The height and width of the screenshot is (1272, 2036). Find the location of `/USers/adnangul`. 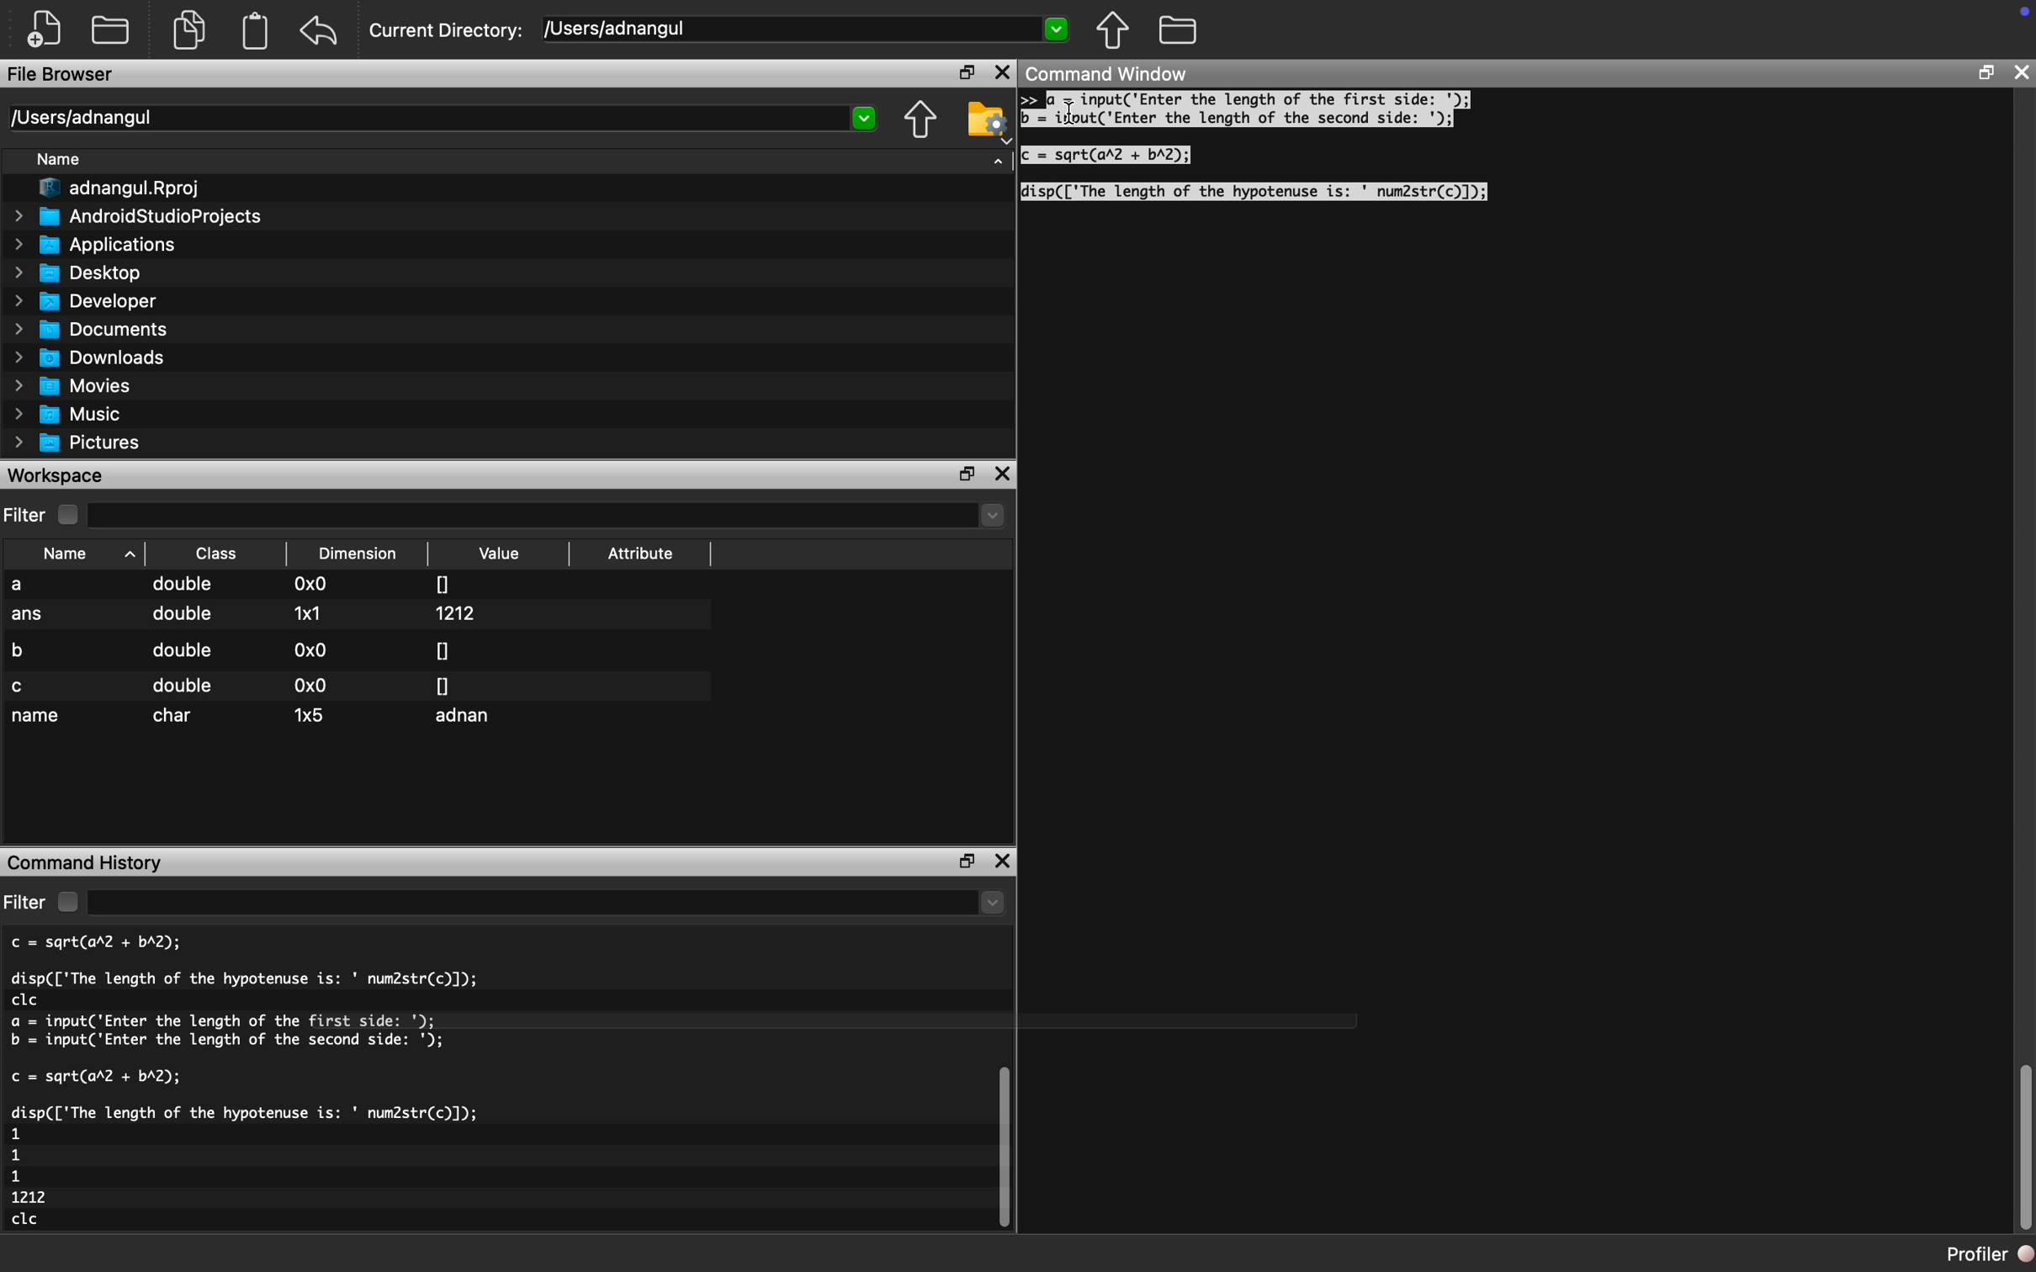

/USers/adnangul is located at coordinates (808, 29).